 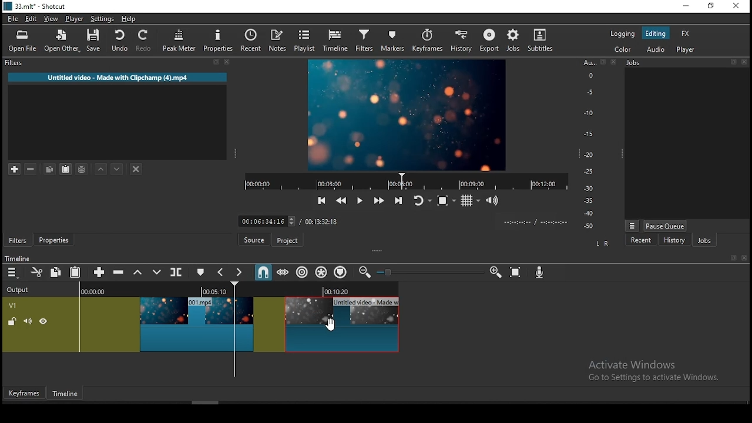 I want to click on Activate windows, so click(x=659, y=370).